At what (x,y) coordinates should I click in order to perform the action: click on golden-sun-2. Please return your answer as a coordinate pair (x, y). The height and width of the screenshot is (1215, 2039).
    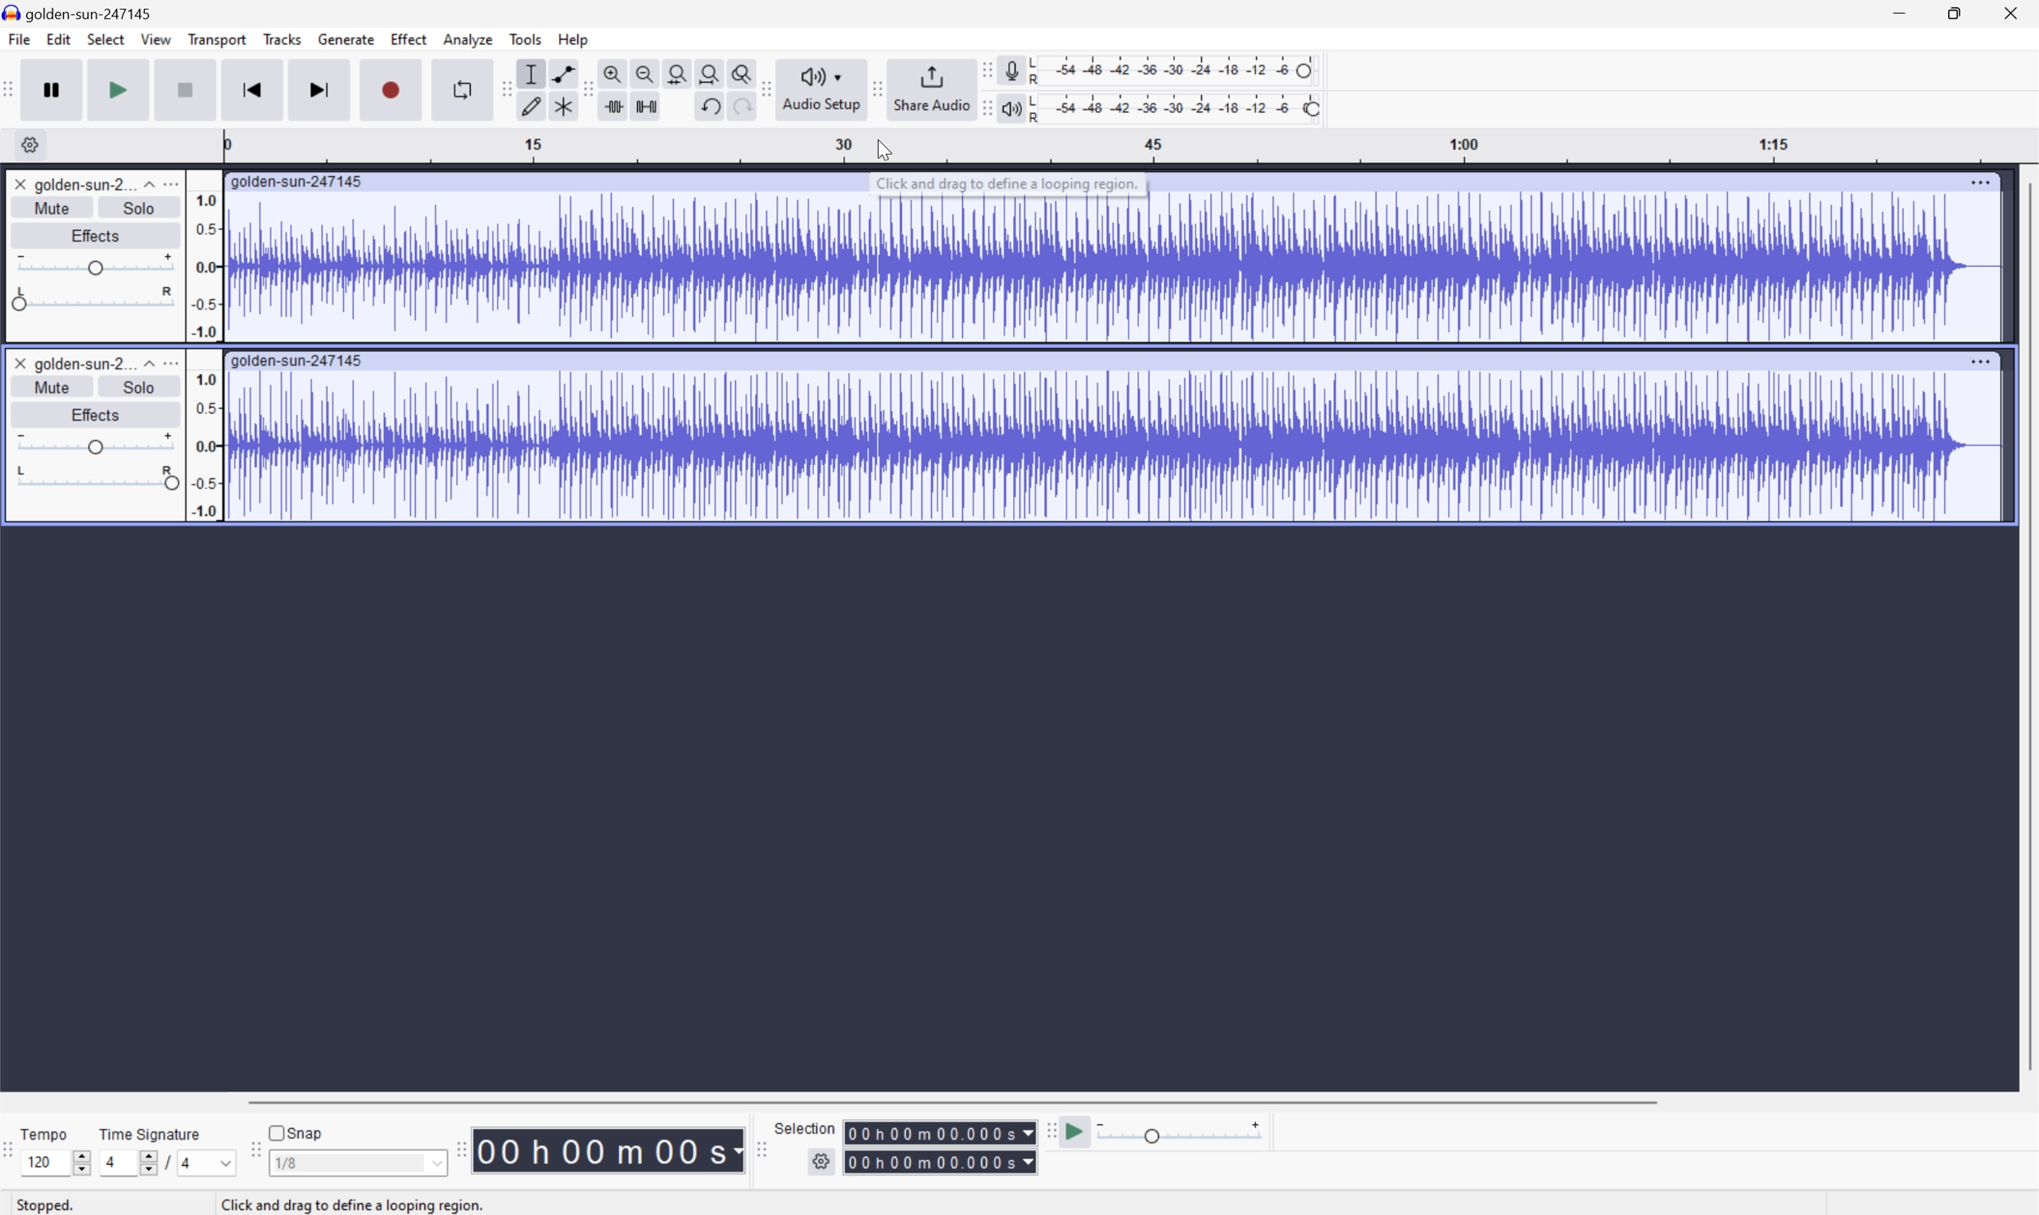
    Looking at the image, I should click on (83, 186).